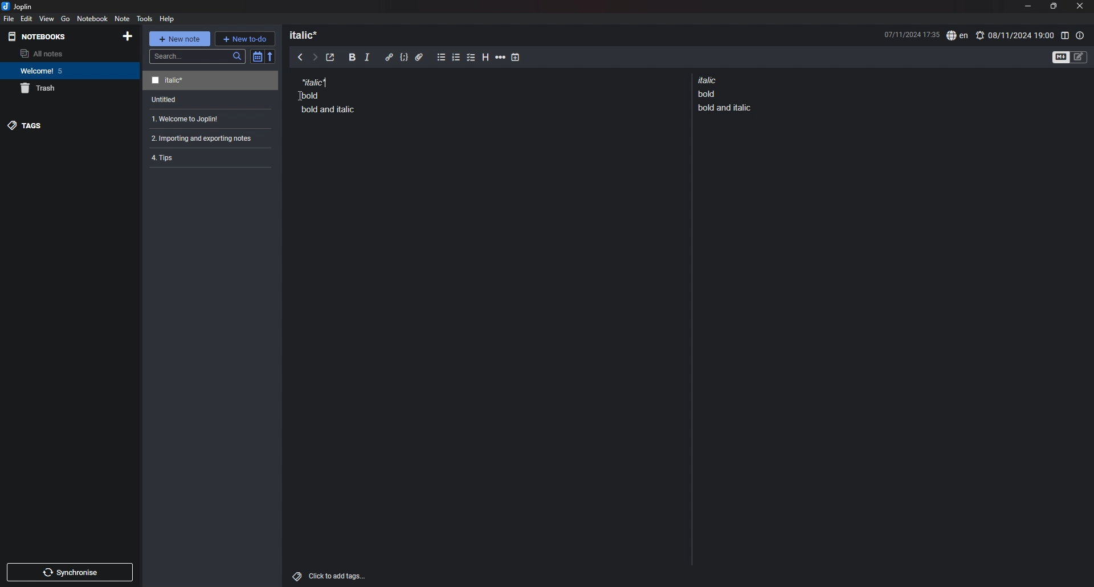 Image resolution: width=1094 pixels, height=587 pixels. Describe the element at coordinates (1015, 35) in the screenshot. I see `set alarm` at that location.